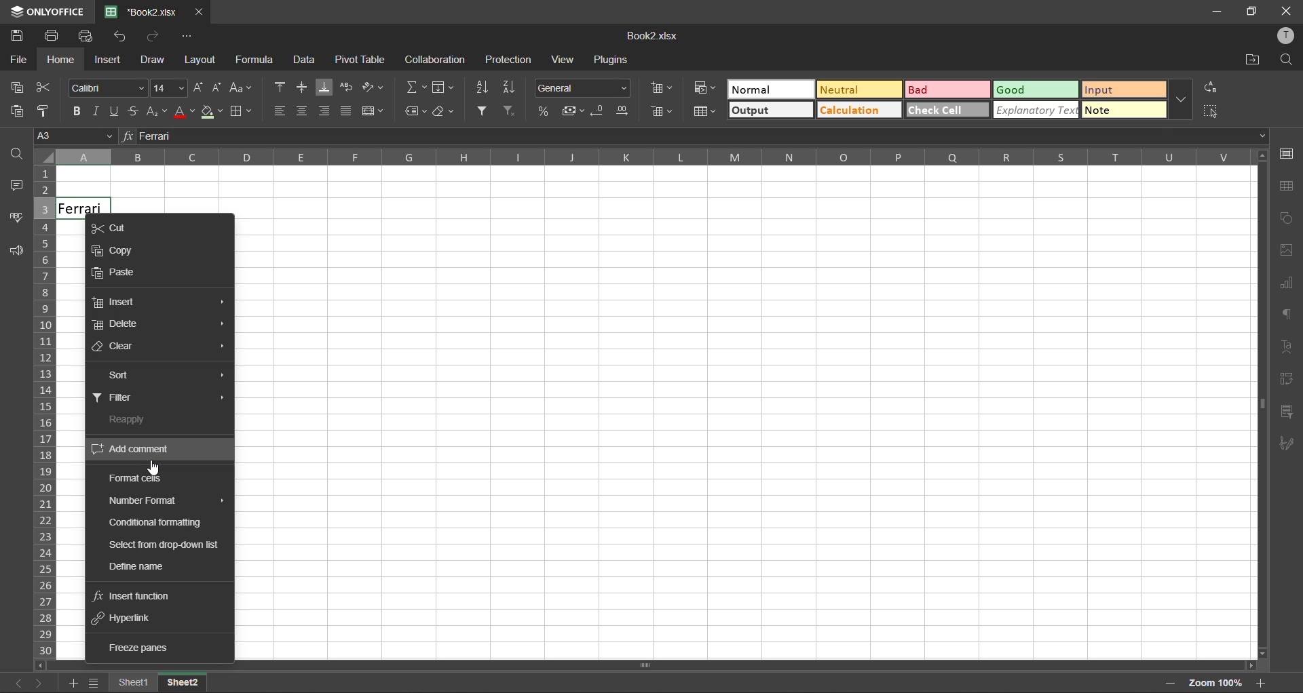 This screenshot has height=693, width=1303. I want to click on borders, so click(241, 112).